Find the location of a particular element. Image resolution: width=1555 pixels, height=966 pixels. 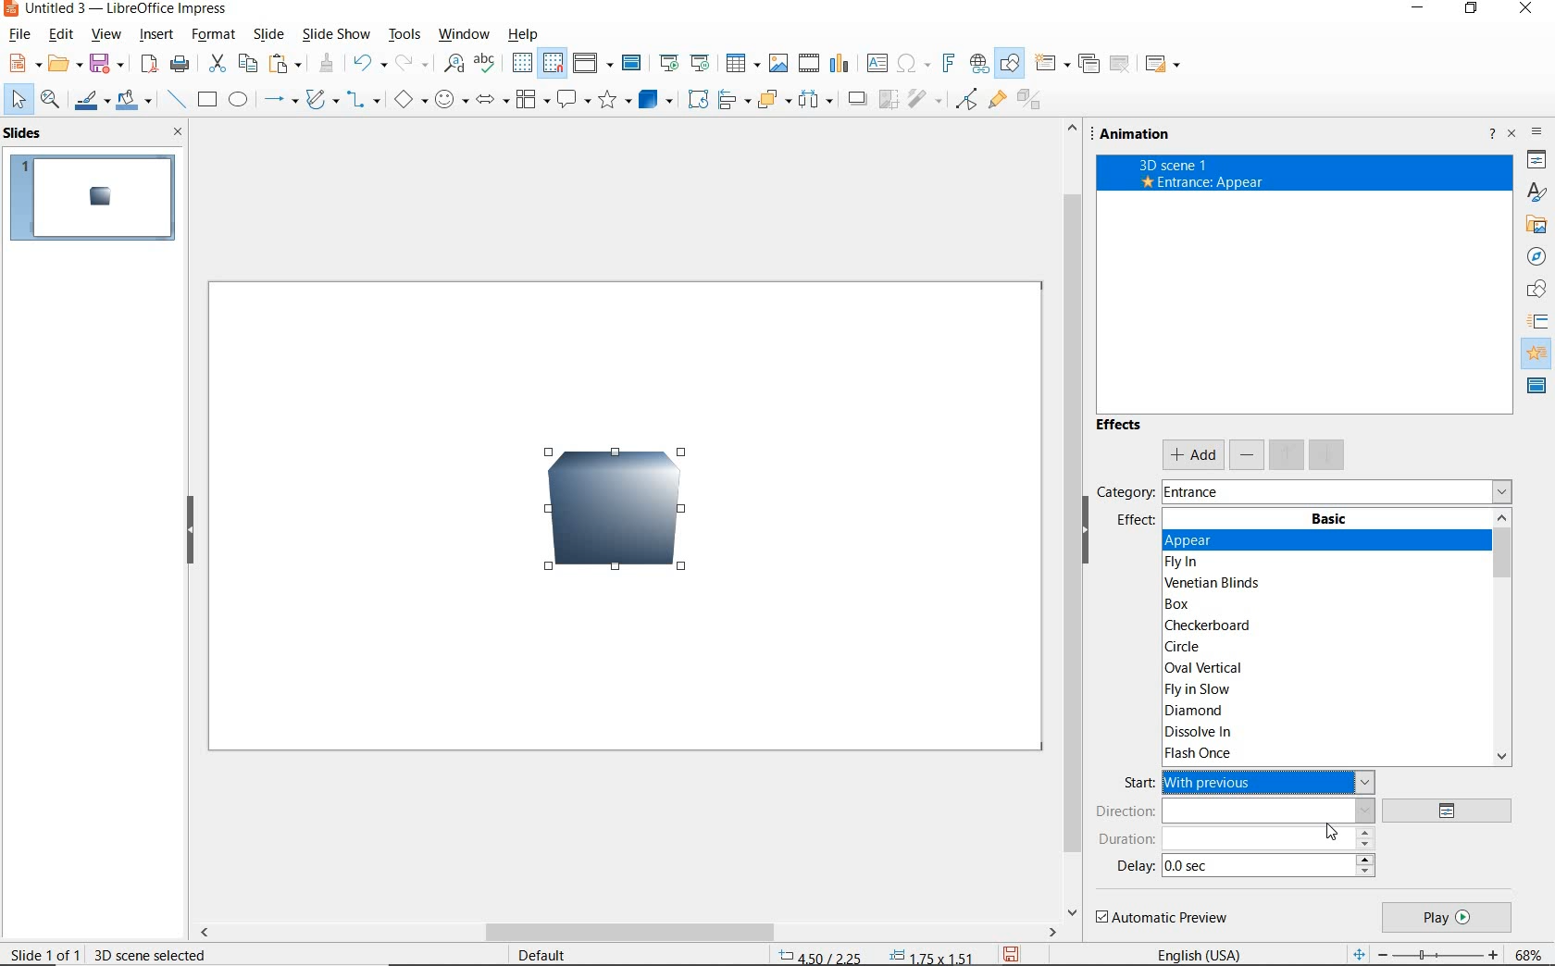

start from current slide is located at coordinates (700, 63).